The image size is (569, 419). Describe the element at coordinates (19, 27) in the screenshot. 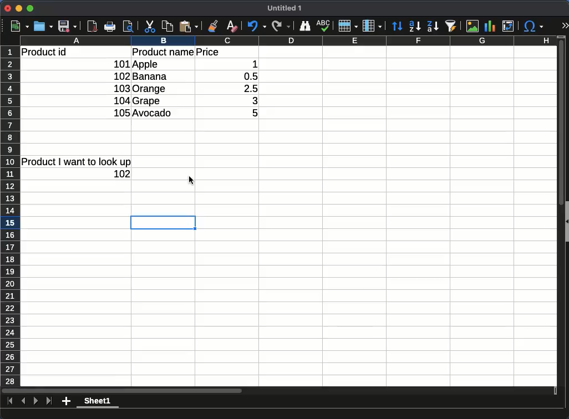

I see `new` at that location.